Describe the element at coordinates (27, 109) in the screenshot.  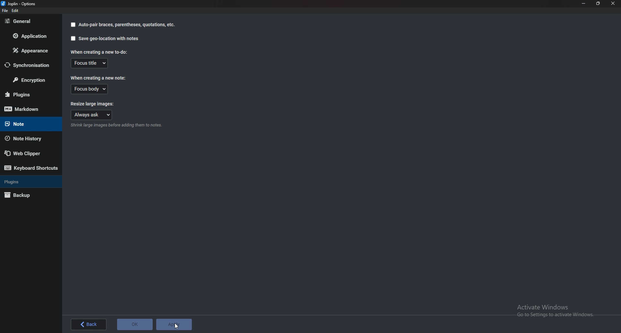
I see `Mark down` at that location.